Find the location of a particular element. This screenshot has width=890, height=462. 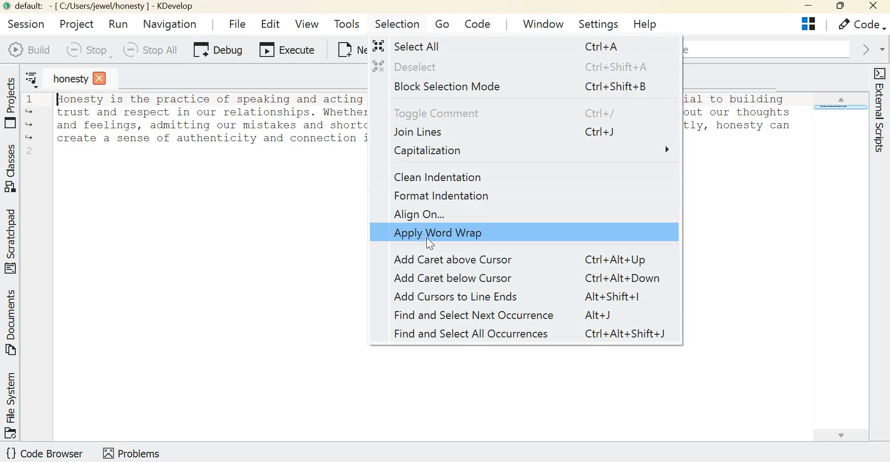

Toggle 'Documents' tool view is located at coordinates (13, 323).